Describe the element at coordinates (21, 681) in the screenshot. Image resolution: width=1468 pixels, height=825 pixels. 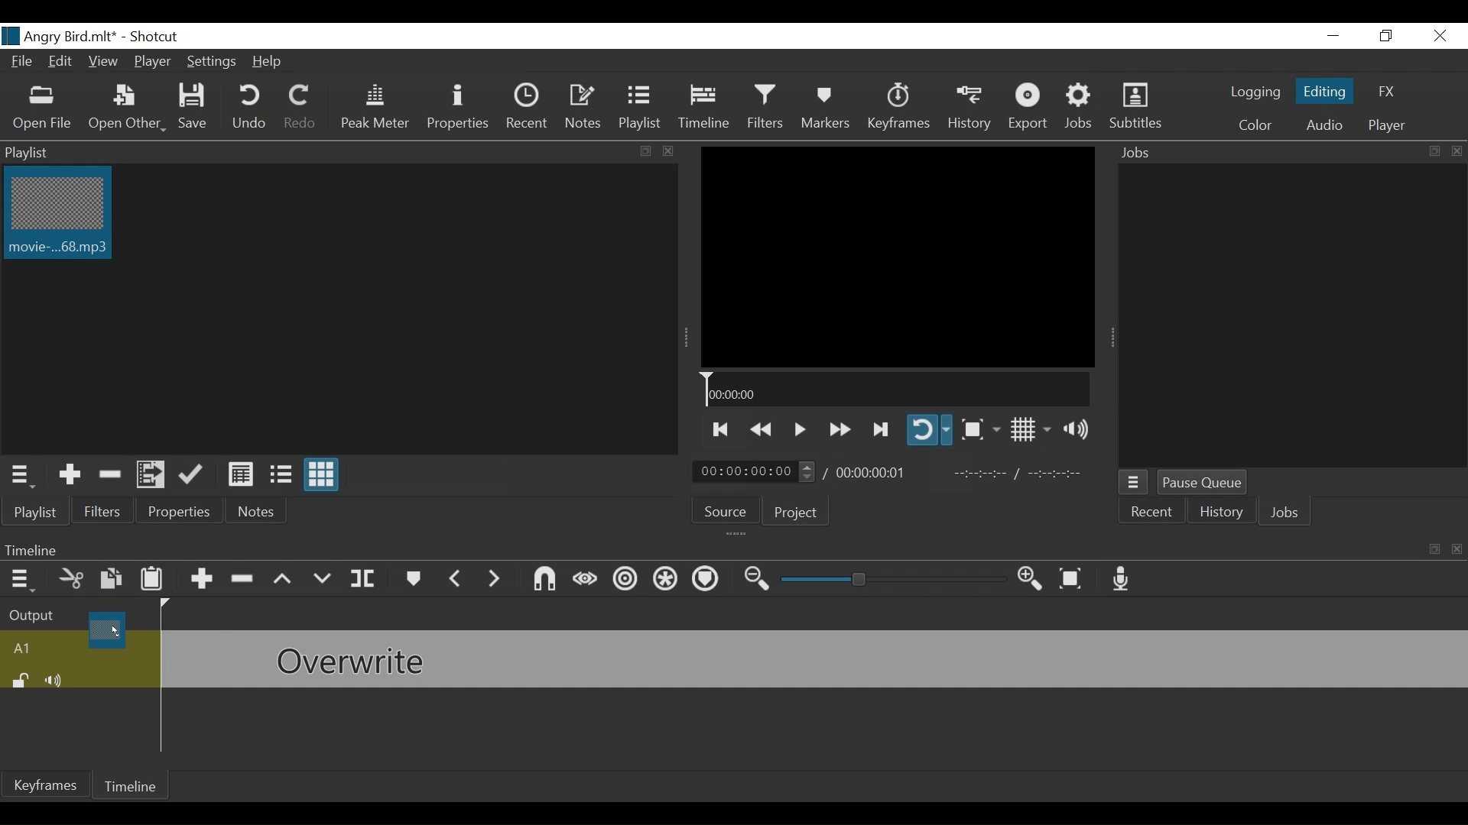
I see `(un)lock track` at that location.